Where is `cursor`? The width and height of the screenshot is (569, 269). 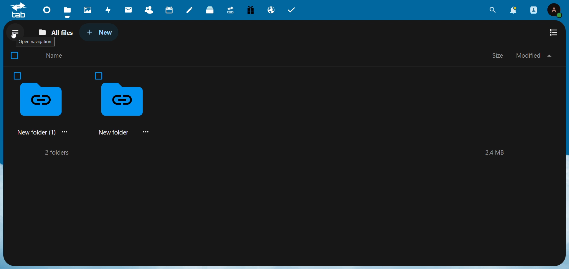
cursor is located at coordinates (14, 35).